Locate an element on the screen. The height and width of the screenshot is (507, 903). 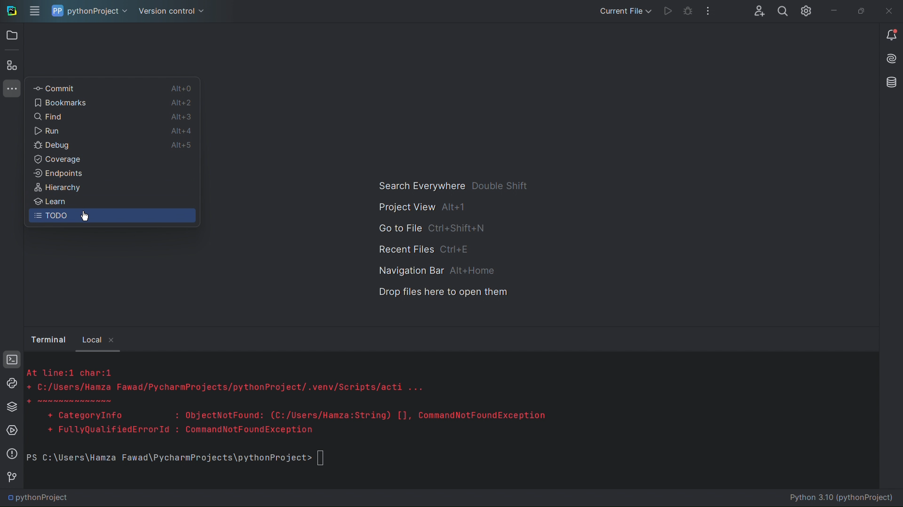
Recent Files is located at coordinates (425, 250).